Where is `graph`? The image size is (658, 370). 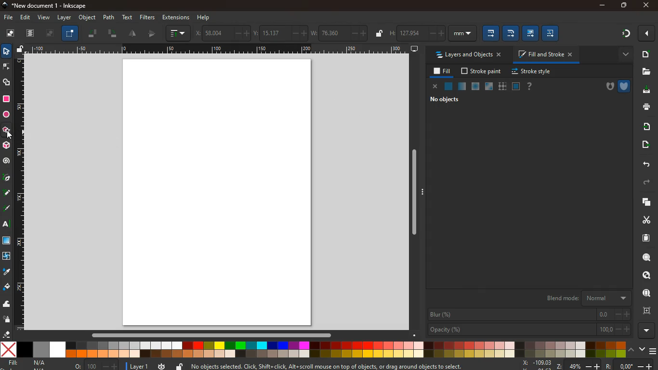
graph is located at coordinates (177, 33).